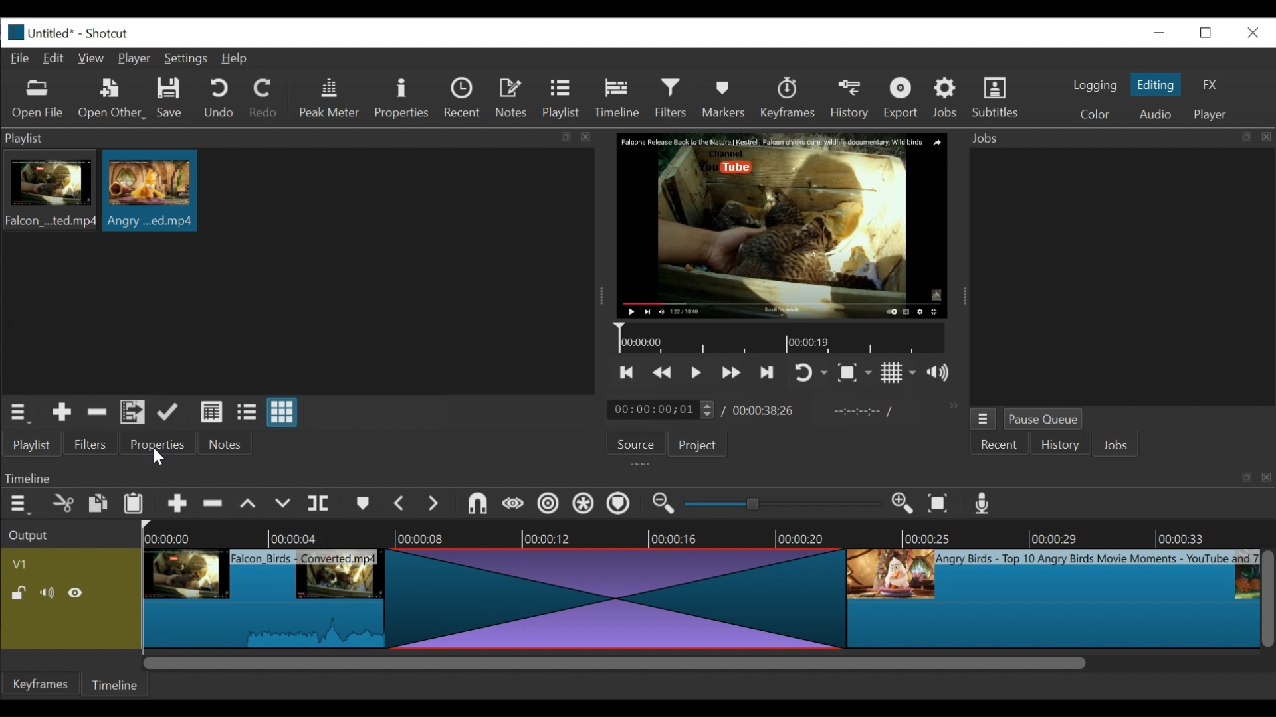 This screenshot has width=1276, height=717. Describe the element at coordinates (21, 412) in the screenshot. I see `playlist menu` at that location.